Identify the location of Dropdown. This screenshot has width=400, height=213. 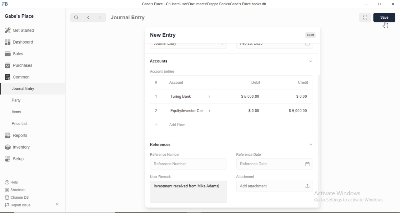
(310, 62).